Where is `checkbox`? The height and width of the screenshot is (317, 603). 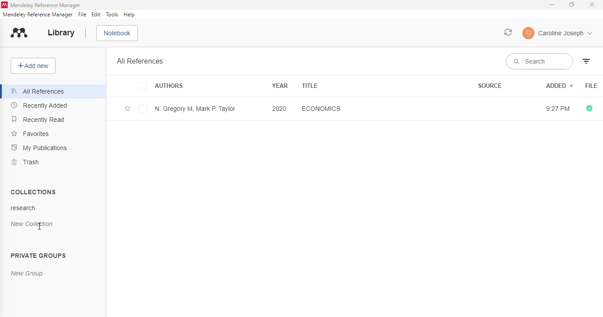 checkbox is located at coordinates (143, 109).